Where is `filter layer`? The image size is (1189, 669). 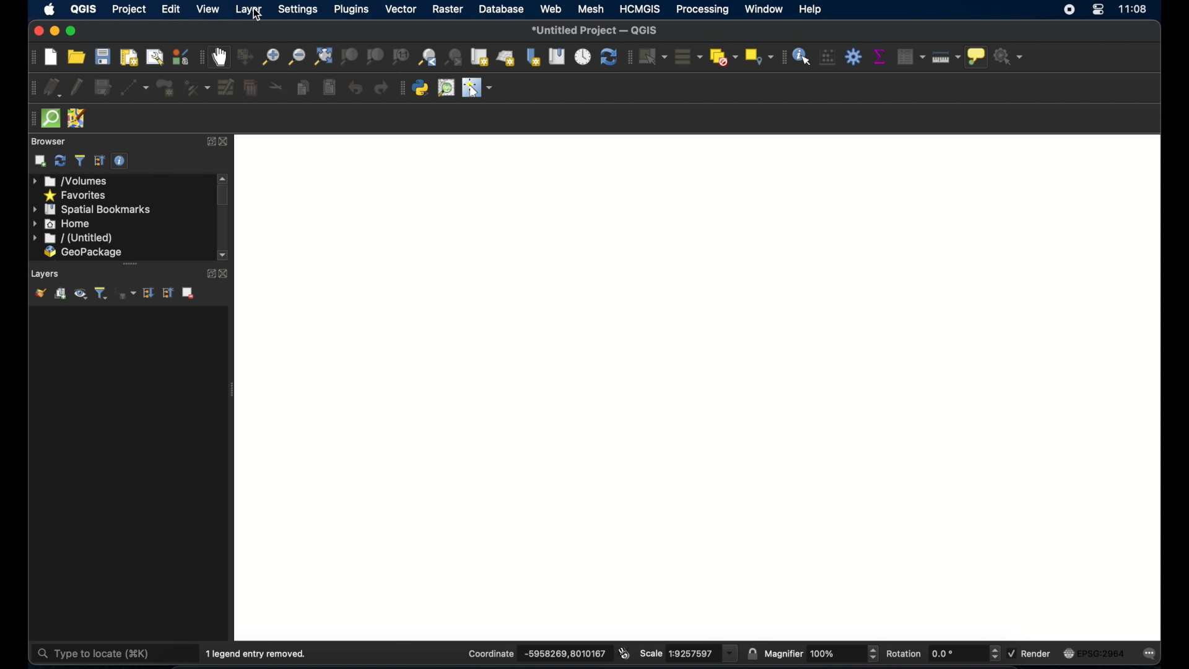
filter layer is located at coordinates (101, 293).